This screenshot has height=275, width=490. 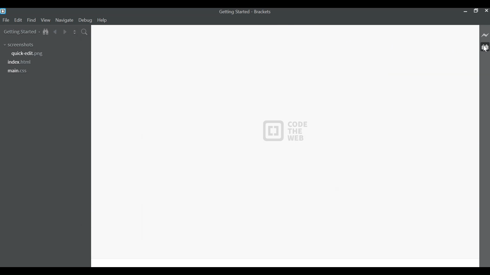 I want to click on Edit, so click(x=19, y=20).